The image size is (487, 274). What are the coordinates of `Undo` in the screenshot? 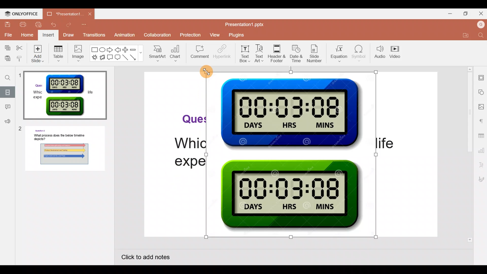 It's located at (56, 25).